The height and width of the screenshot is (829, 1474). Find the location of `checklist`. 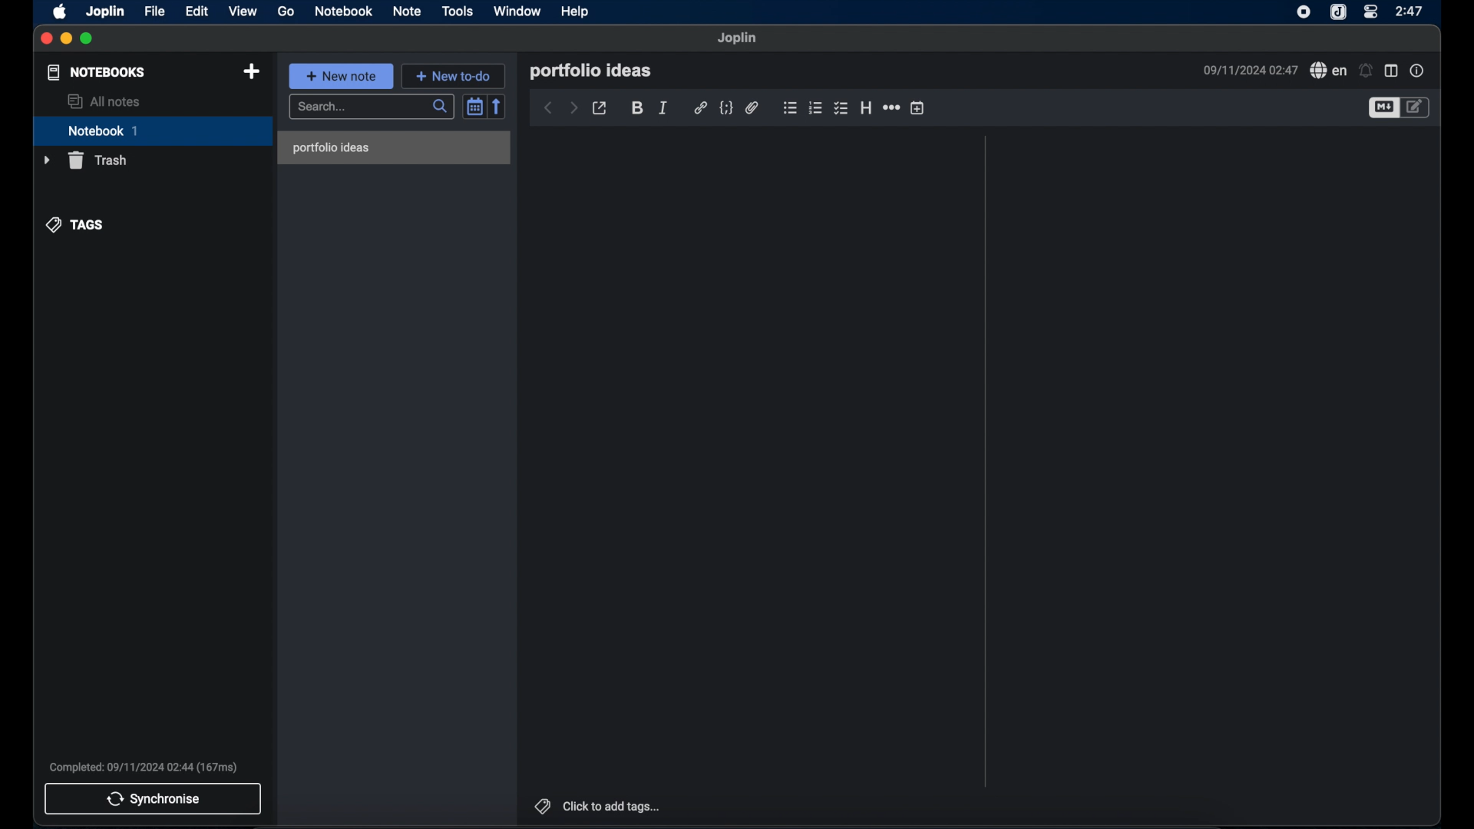

checklist is located at coordinates (841, 109).